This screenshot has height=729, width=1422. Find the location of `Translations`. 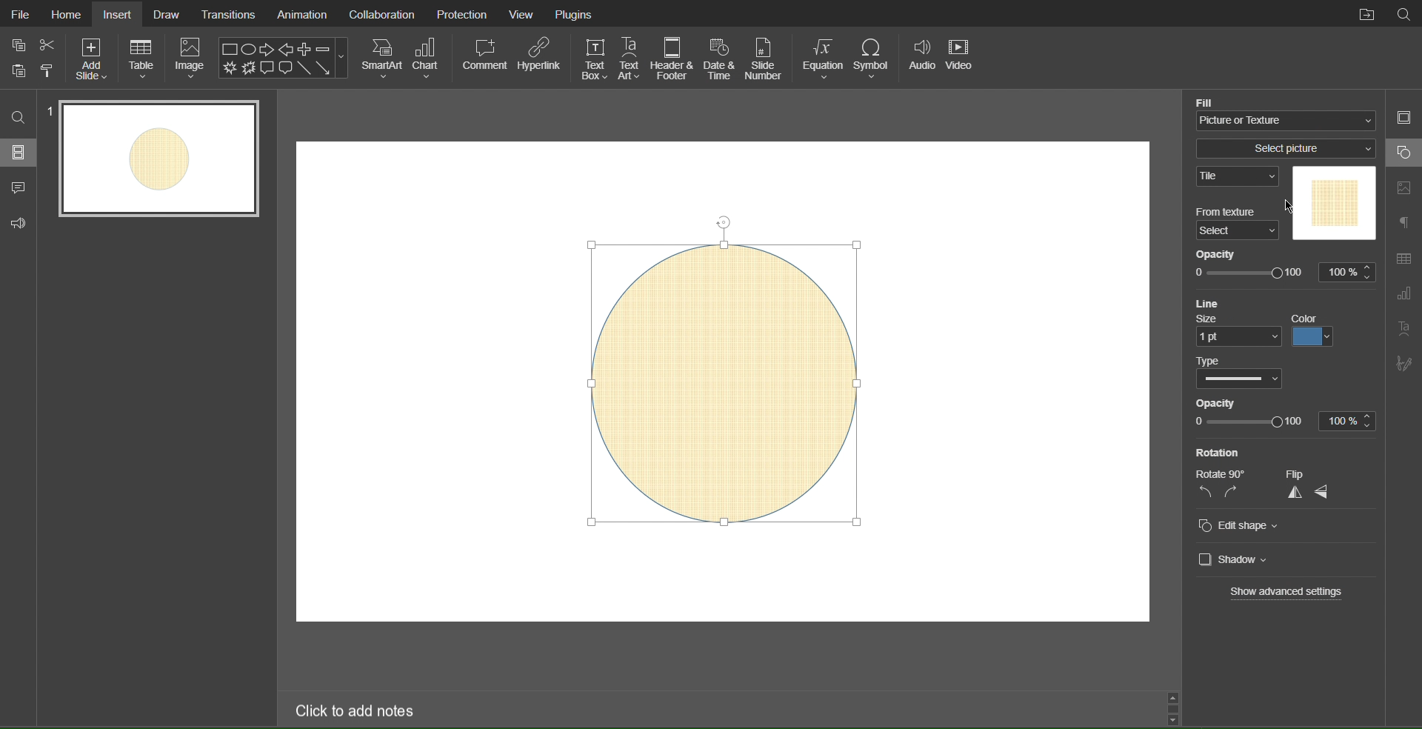

Translations is located at coordinates (229, 13).